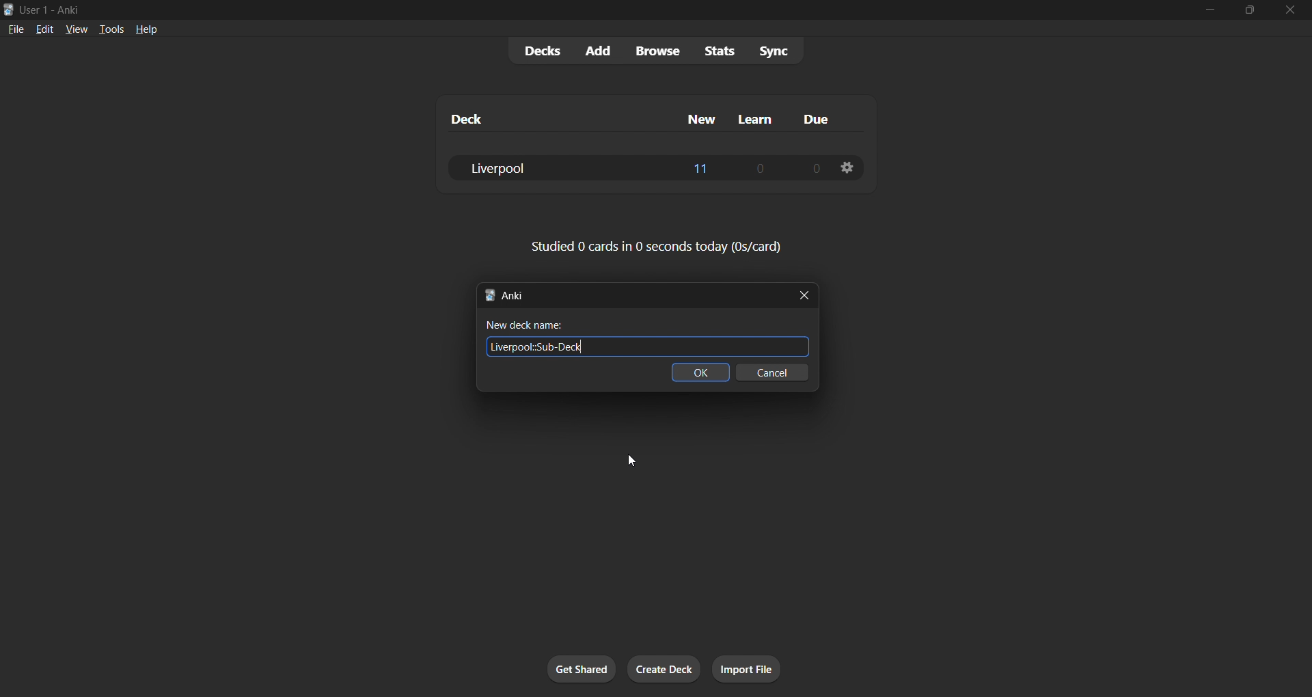 This screenshot has width=1312, height=697. What do you see at coordinates (661, 247) in the screenshot?
I see `card stats` at bounding box center [661, 247].